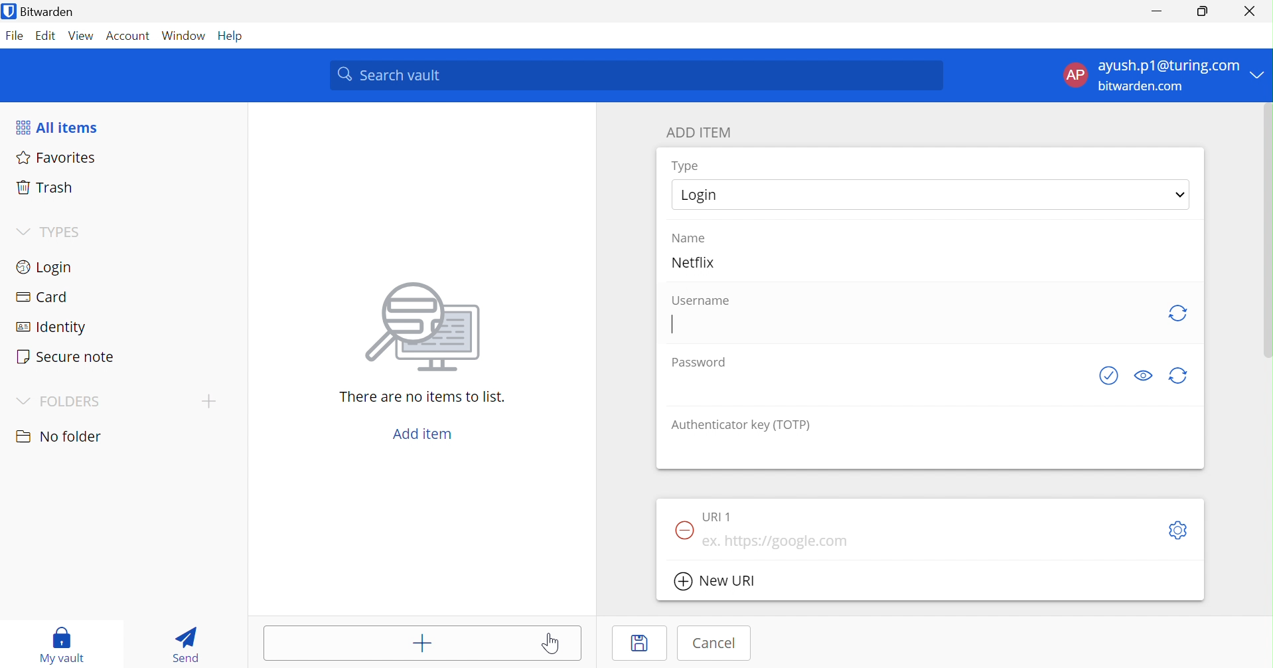 The width and height of the screenshot is (1273, 668). What do you see at coordinates (702, 301) in the screenshot?
I see `Username` at bounding box center [702, 301].